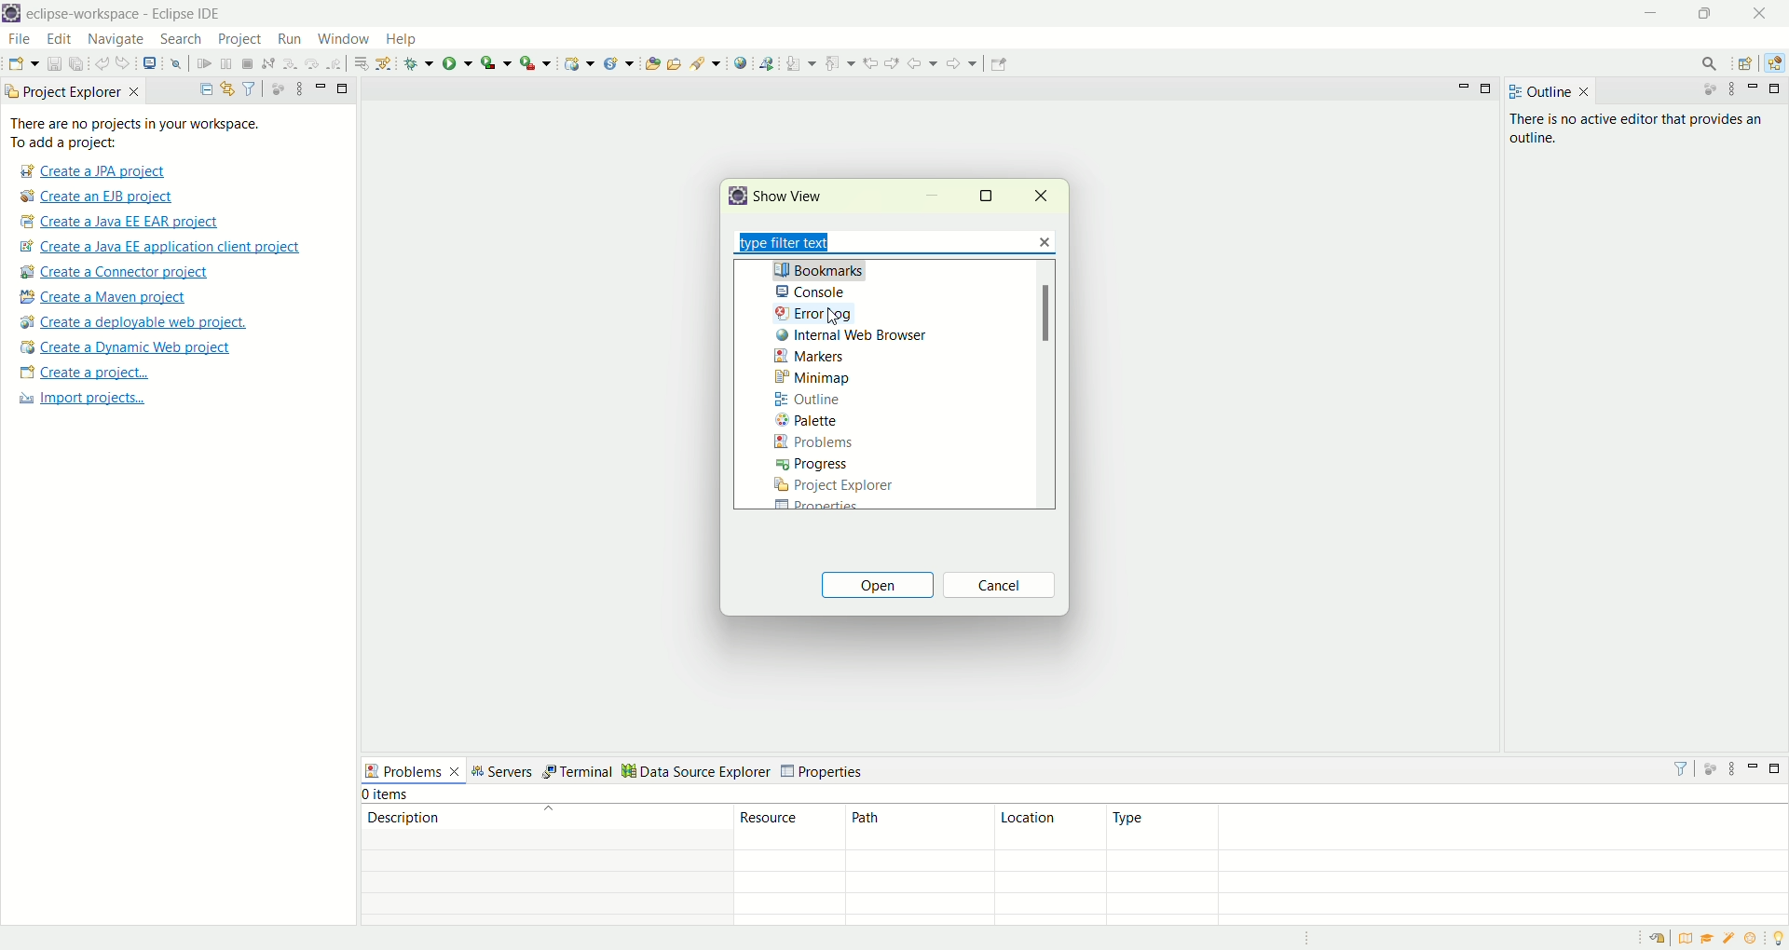  I want to click on create a maven project, so click(111, 296).